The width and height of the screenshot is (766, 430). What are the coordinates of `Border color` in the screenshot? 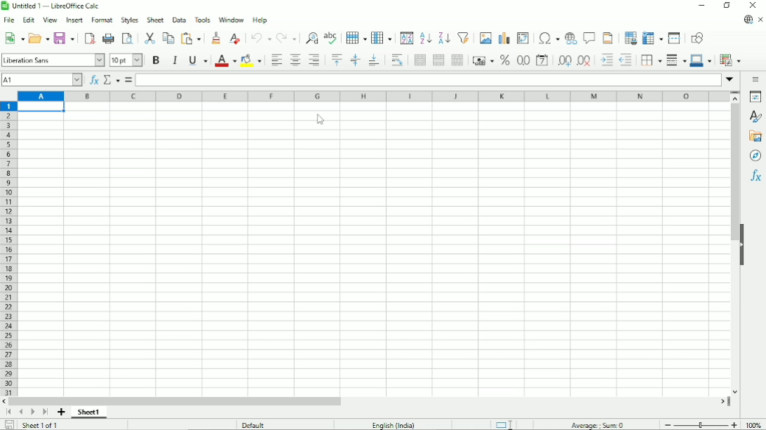 It's located at (701, 60).